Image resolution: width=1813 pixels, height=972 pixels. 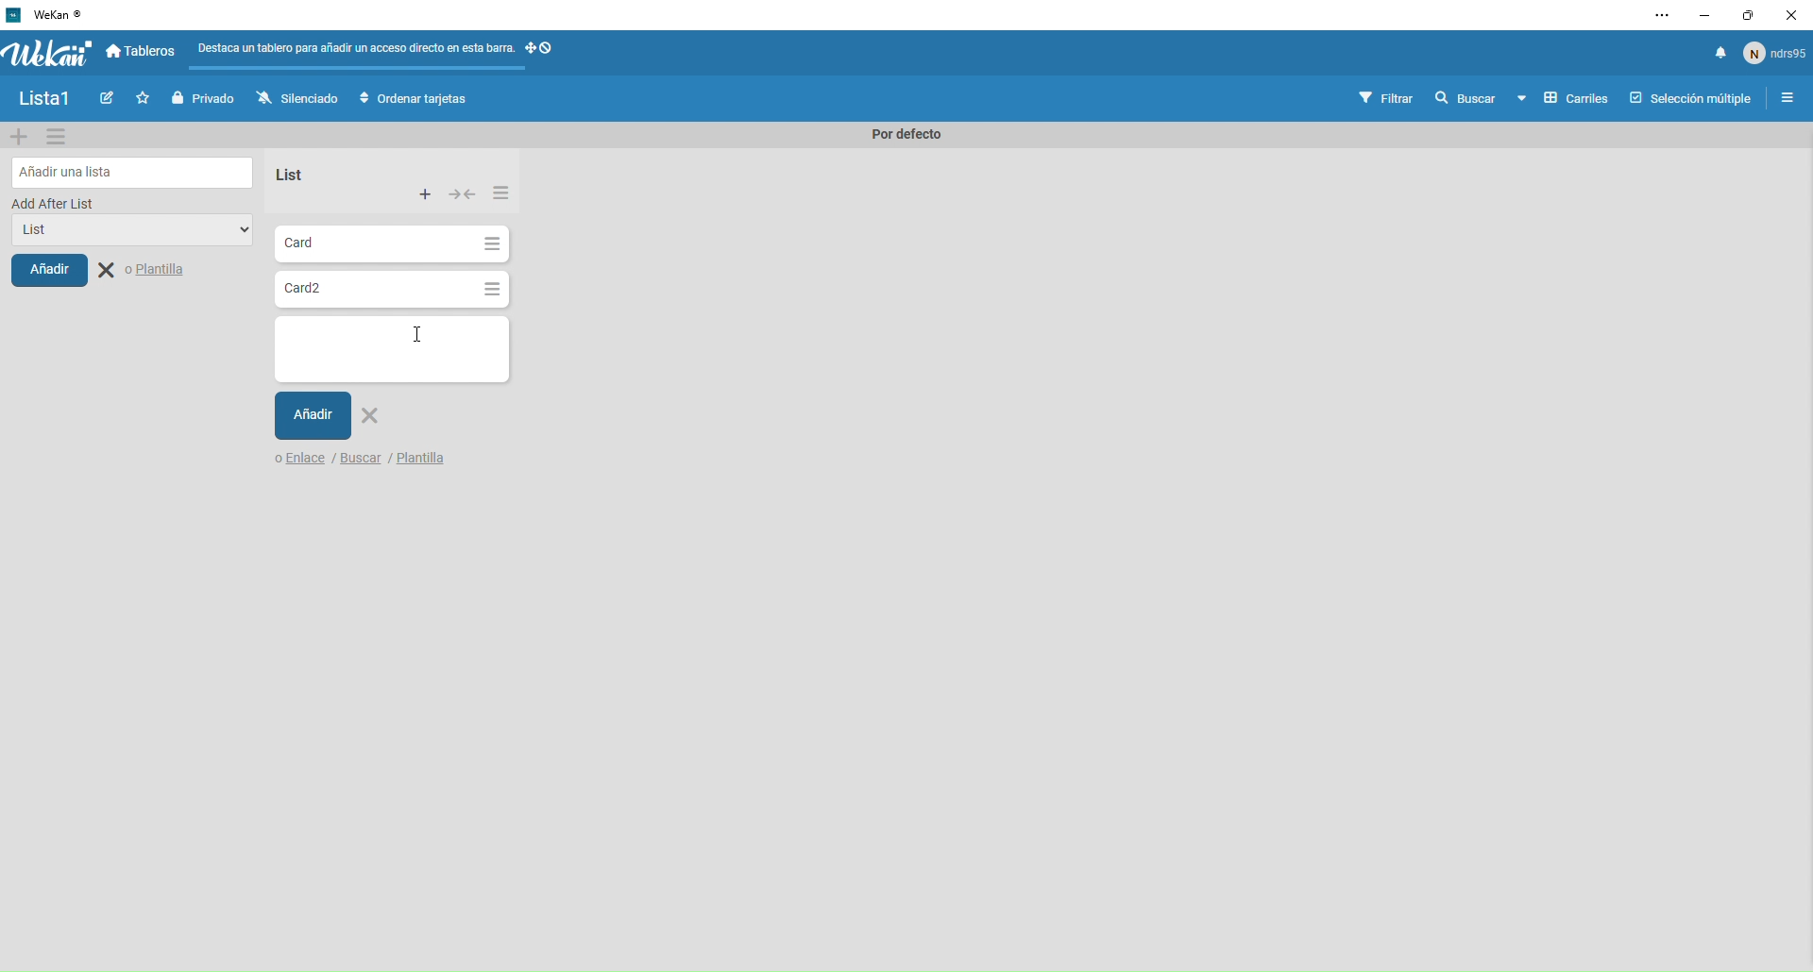 I want to click on card options, so click(x=492, y=246).